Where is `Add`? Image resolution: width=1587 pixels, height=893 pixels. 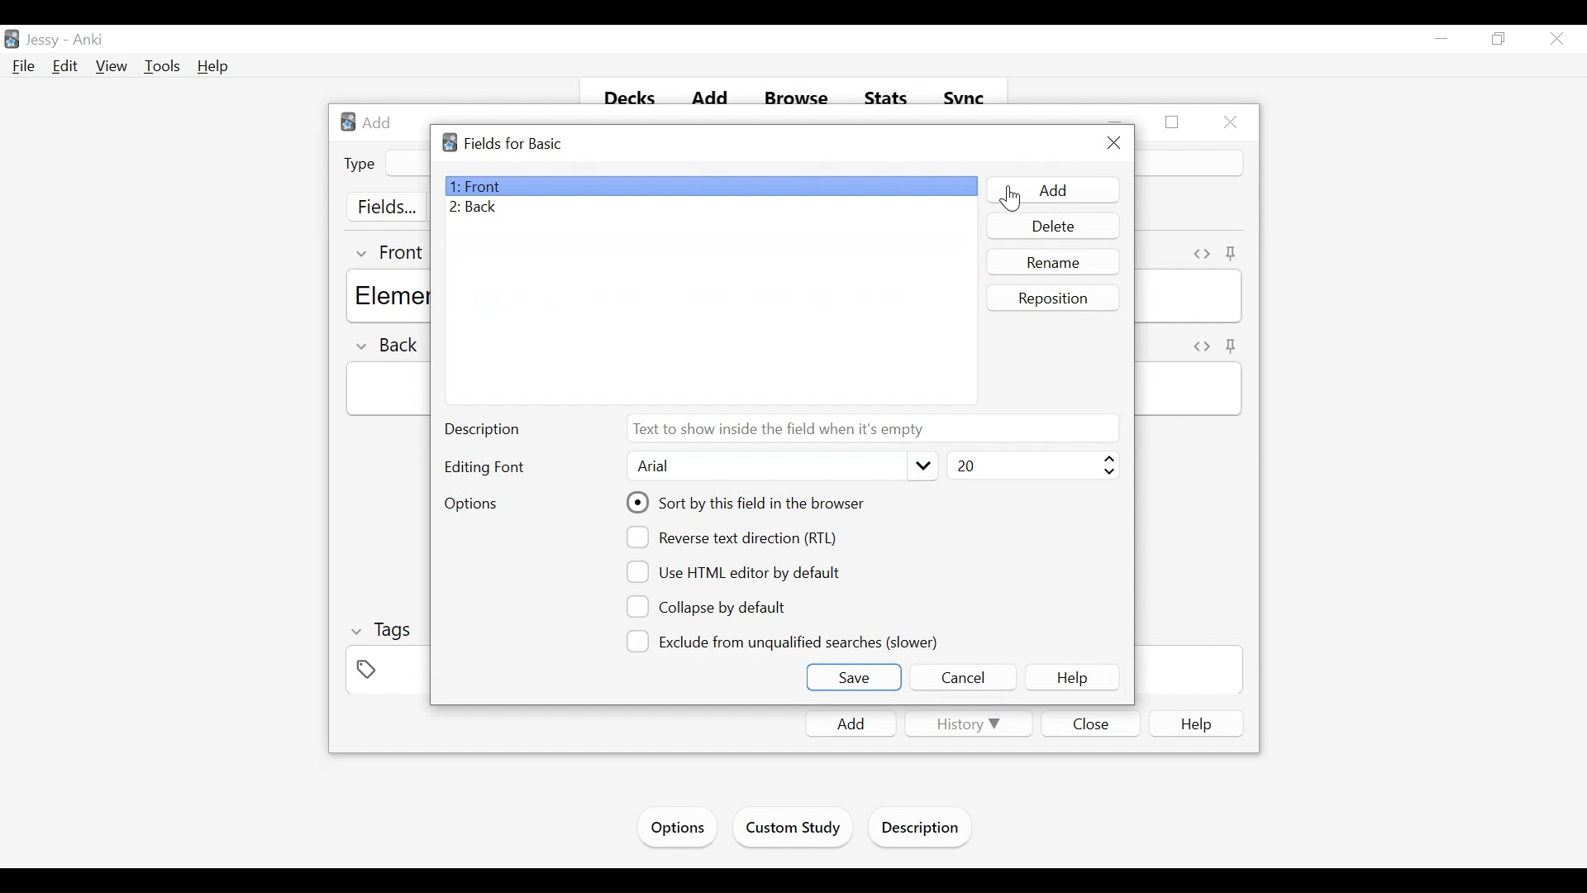
Add is located at coordinates (713, 99).